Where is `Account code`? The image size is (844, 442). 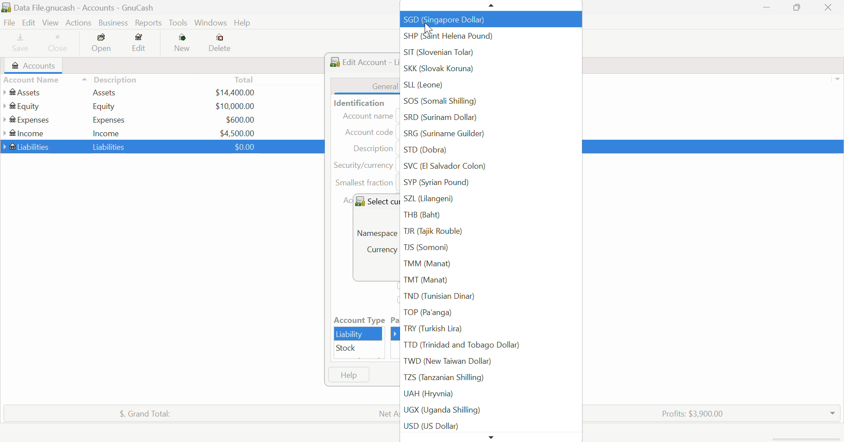 Account code is located at coordinates (371, 133).